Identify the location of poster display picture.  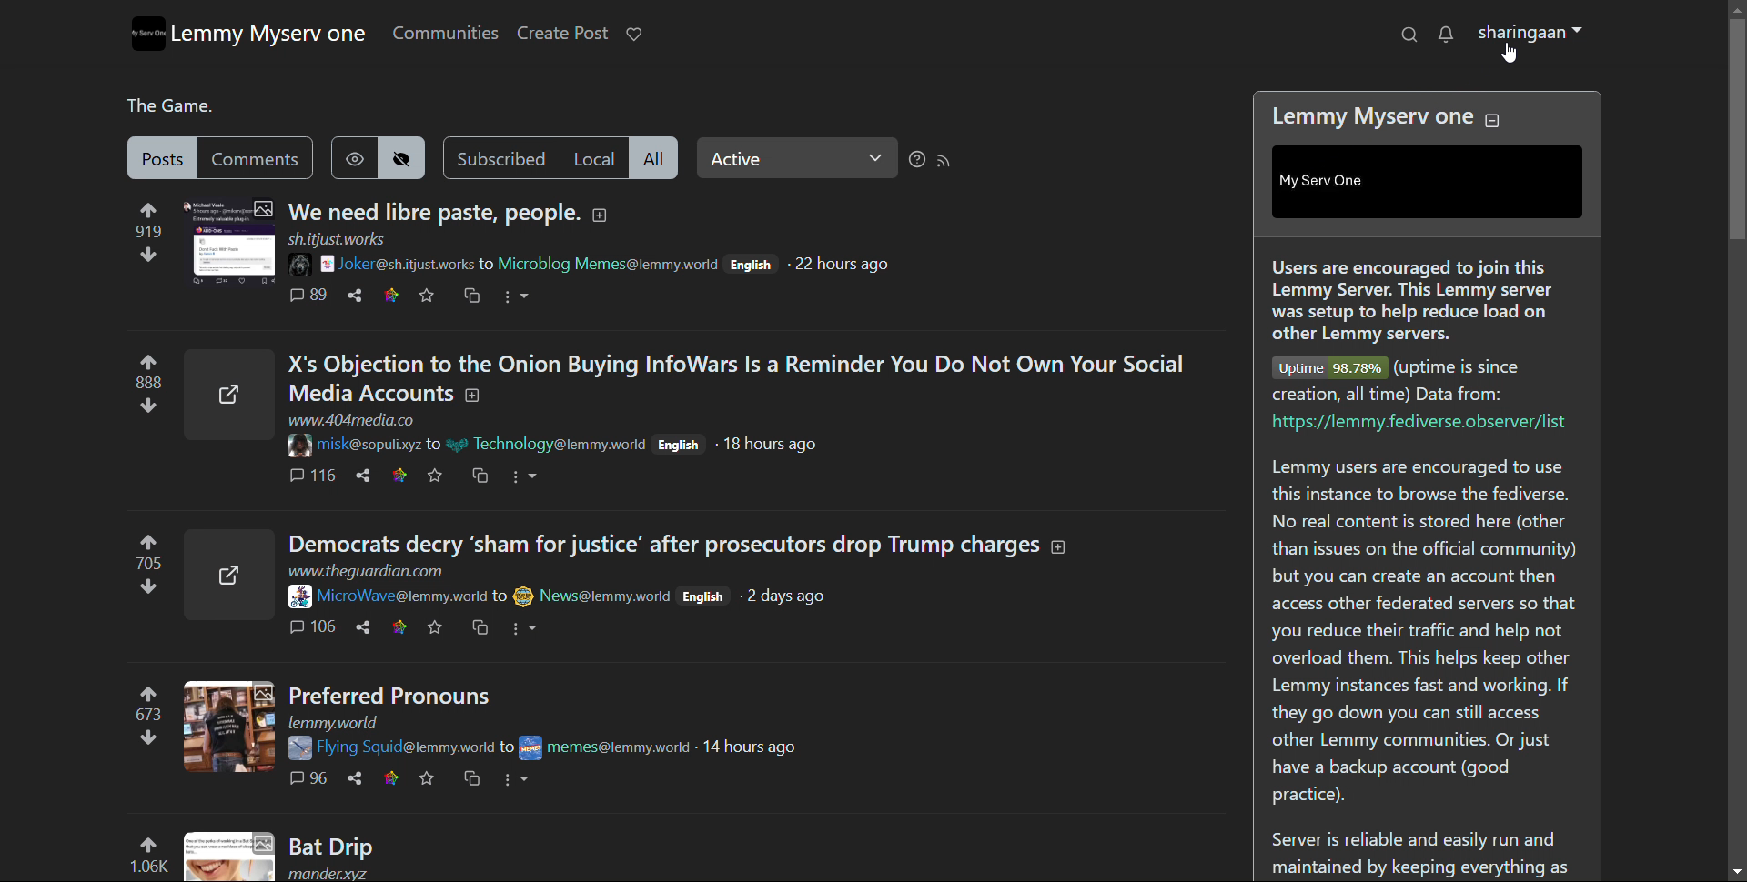
(522, 596).